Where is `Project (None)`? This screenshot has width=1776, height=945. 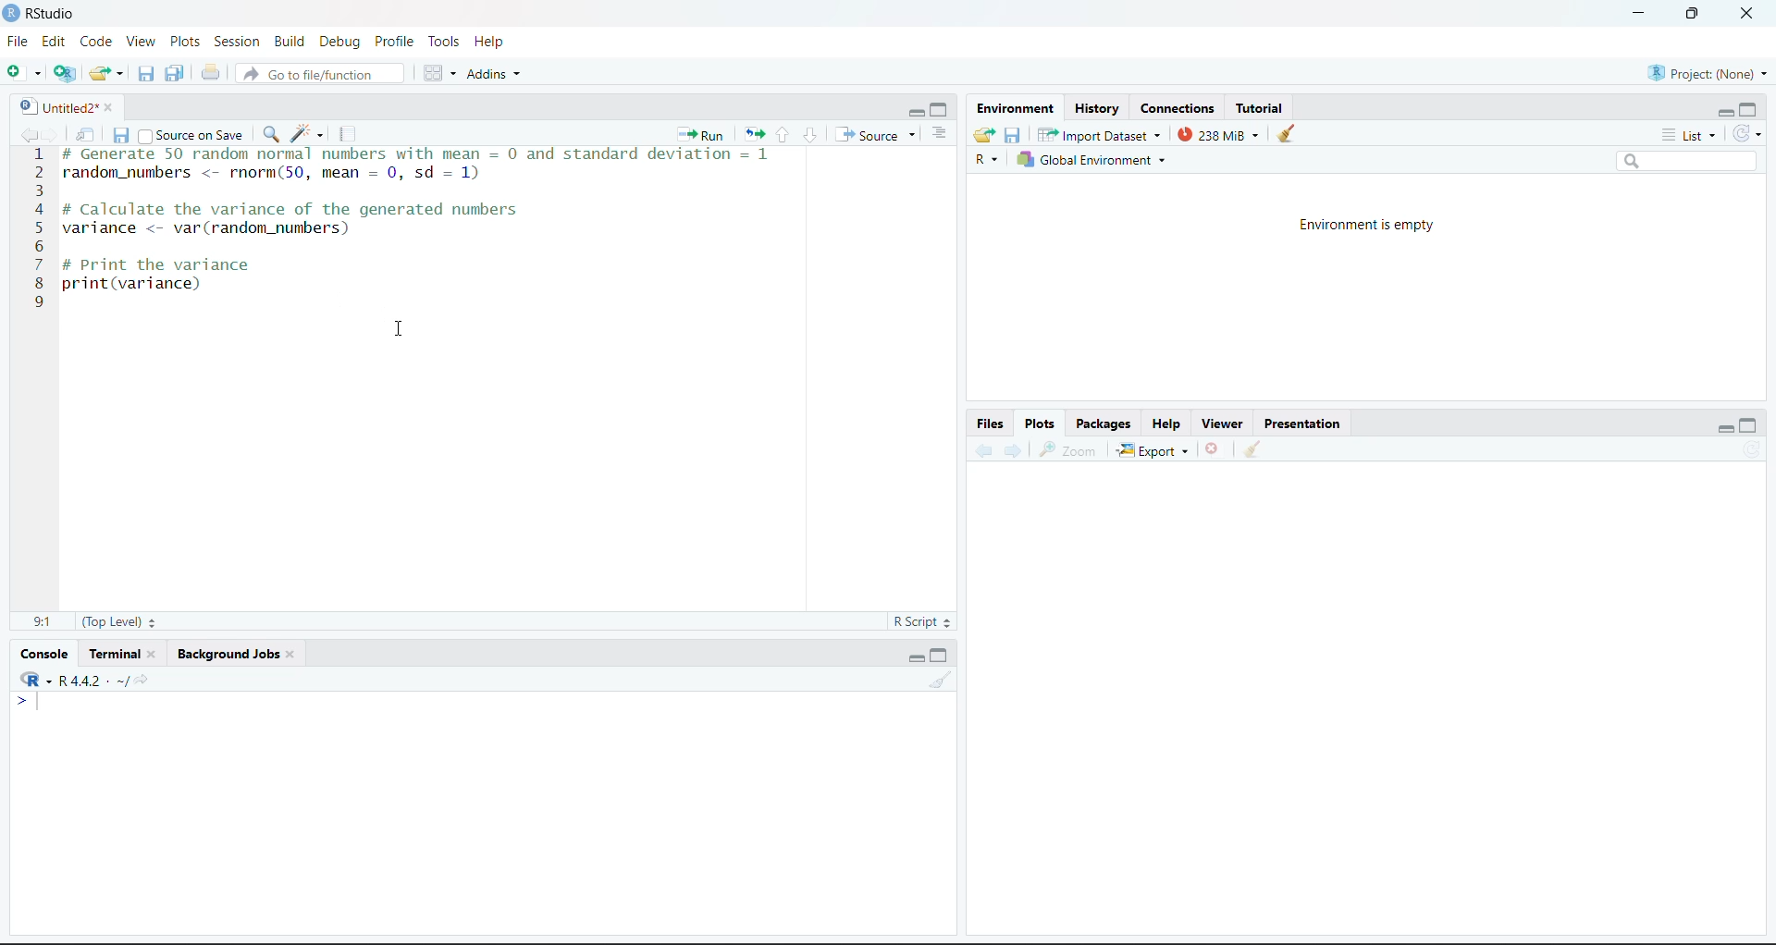 Project (None) is located at coordinates (1707, 74).